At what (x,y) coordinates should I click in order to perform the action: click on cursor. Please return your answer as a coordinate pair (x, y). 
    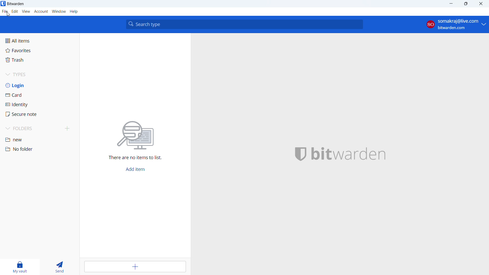
    Looking at the image, I should click on (8, 16).